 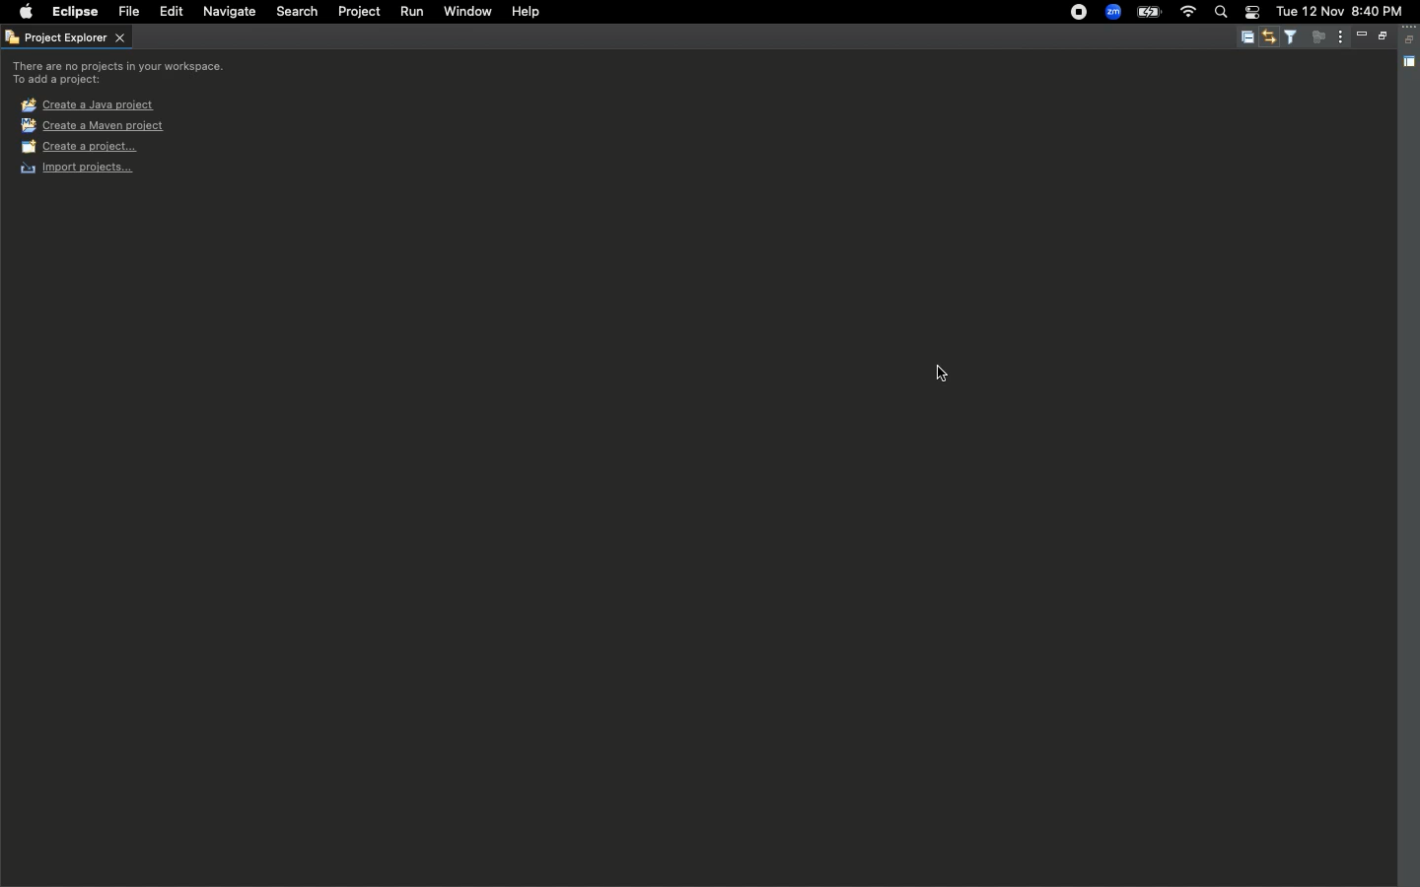 What do you see at coordinates (1294, 36) in the screenshot?
I see `Select and deselect filters ` at bounding box center [1294, 36].